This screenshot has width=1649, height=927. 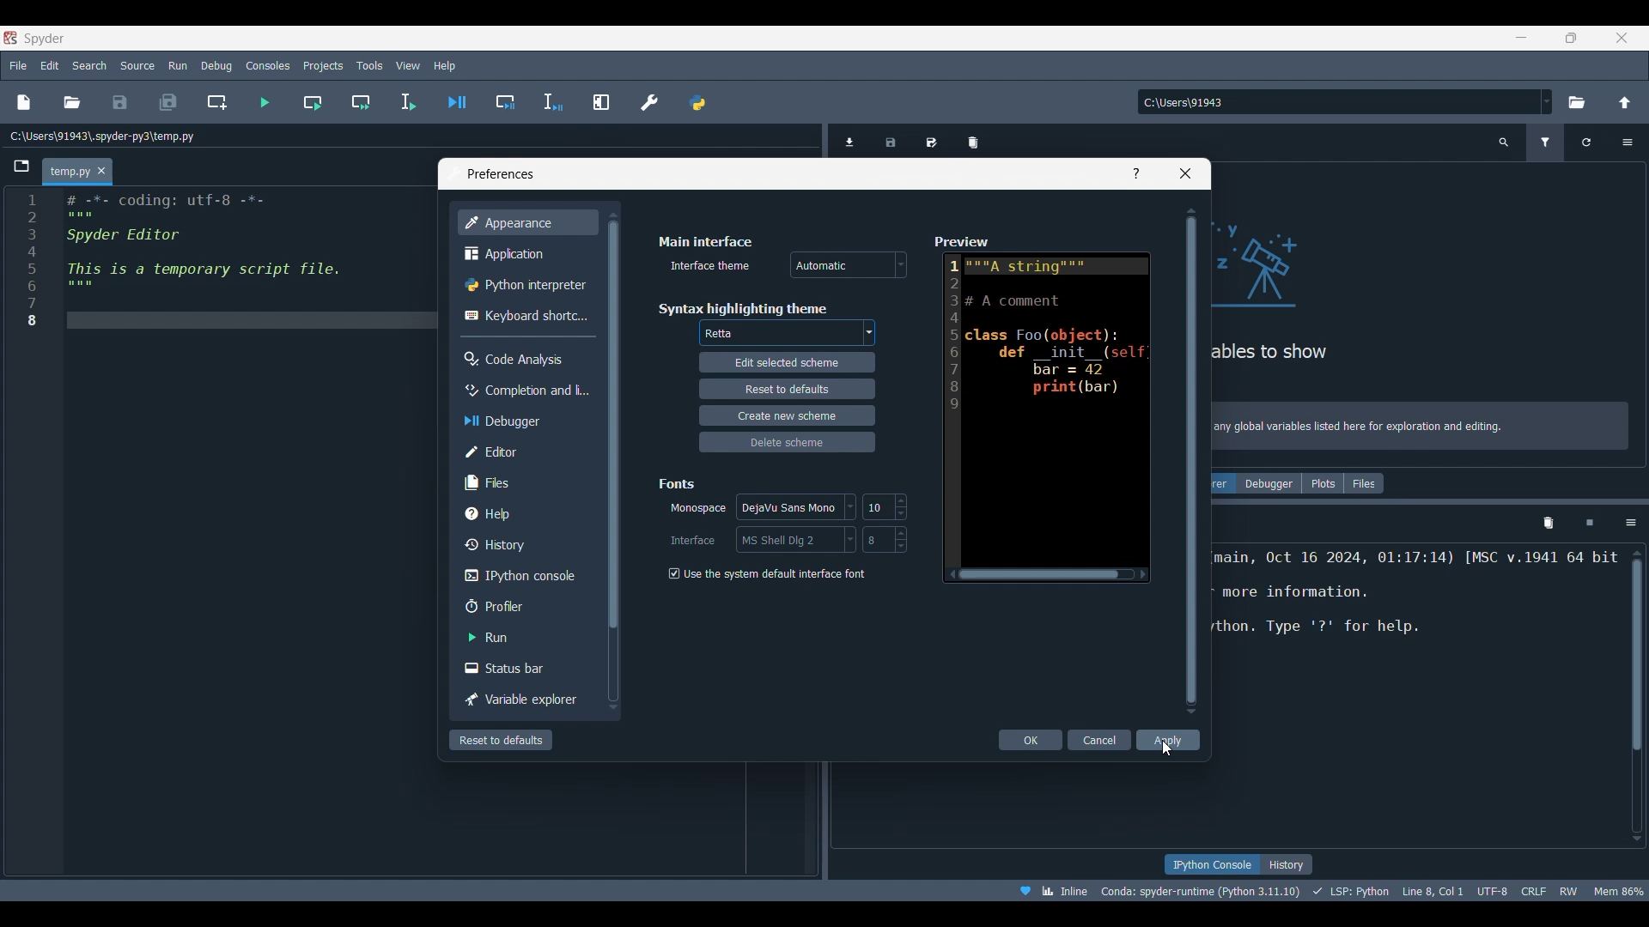 I want to click on Search menu, so click(x=90, y=65).